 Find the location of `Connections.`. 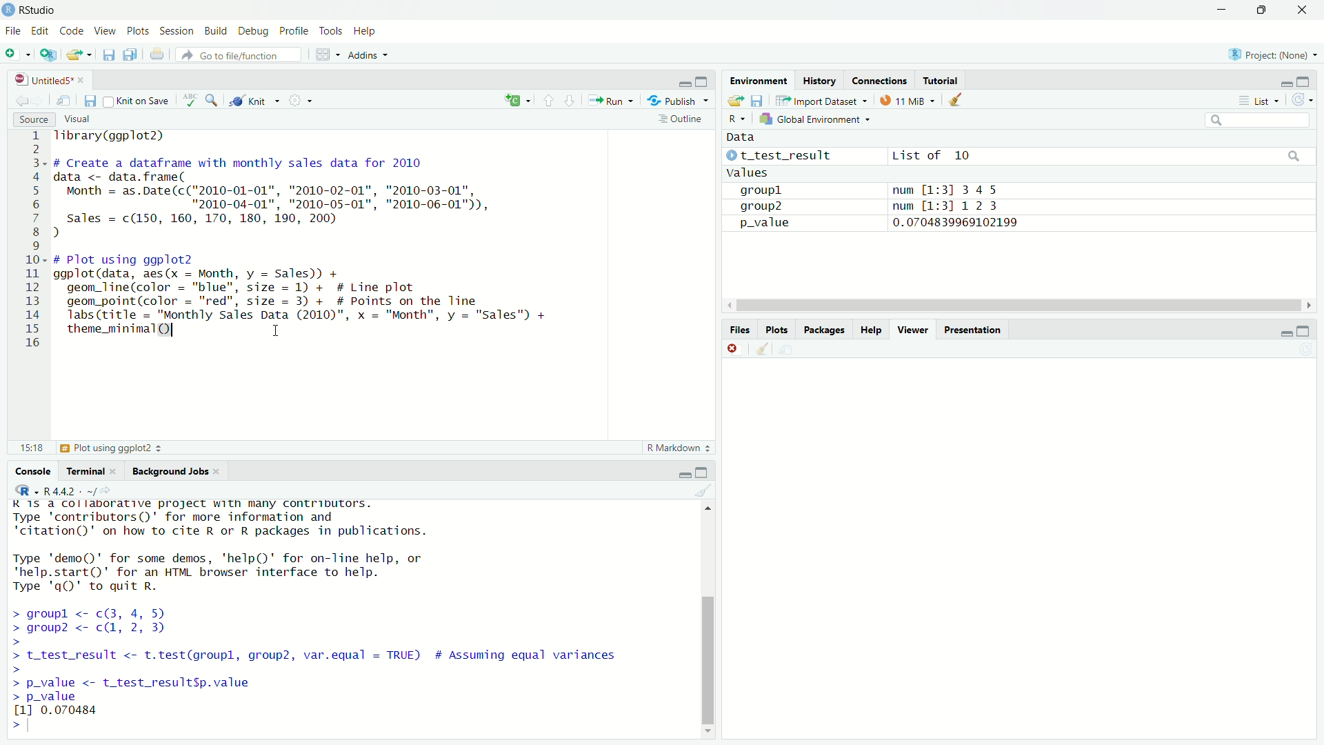

Connections. is located at coordinates (879, 80).